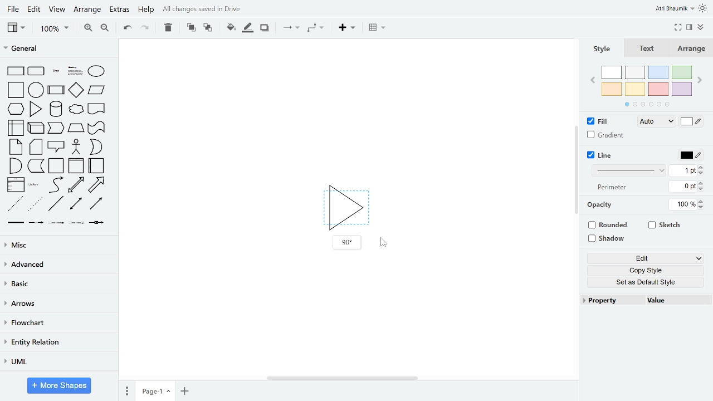 This screenshot has width=713, height=401. Describe the element at coordinates (703, 208) in the screenshot. I see `decrease opacity` at that location.